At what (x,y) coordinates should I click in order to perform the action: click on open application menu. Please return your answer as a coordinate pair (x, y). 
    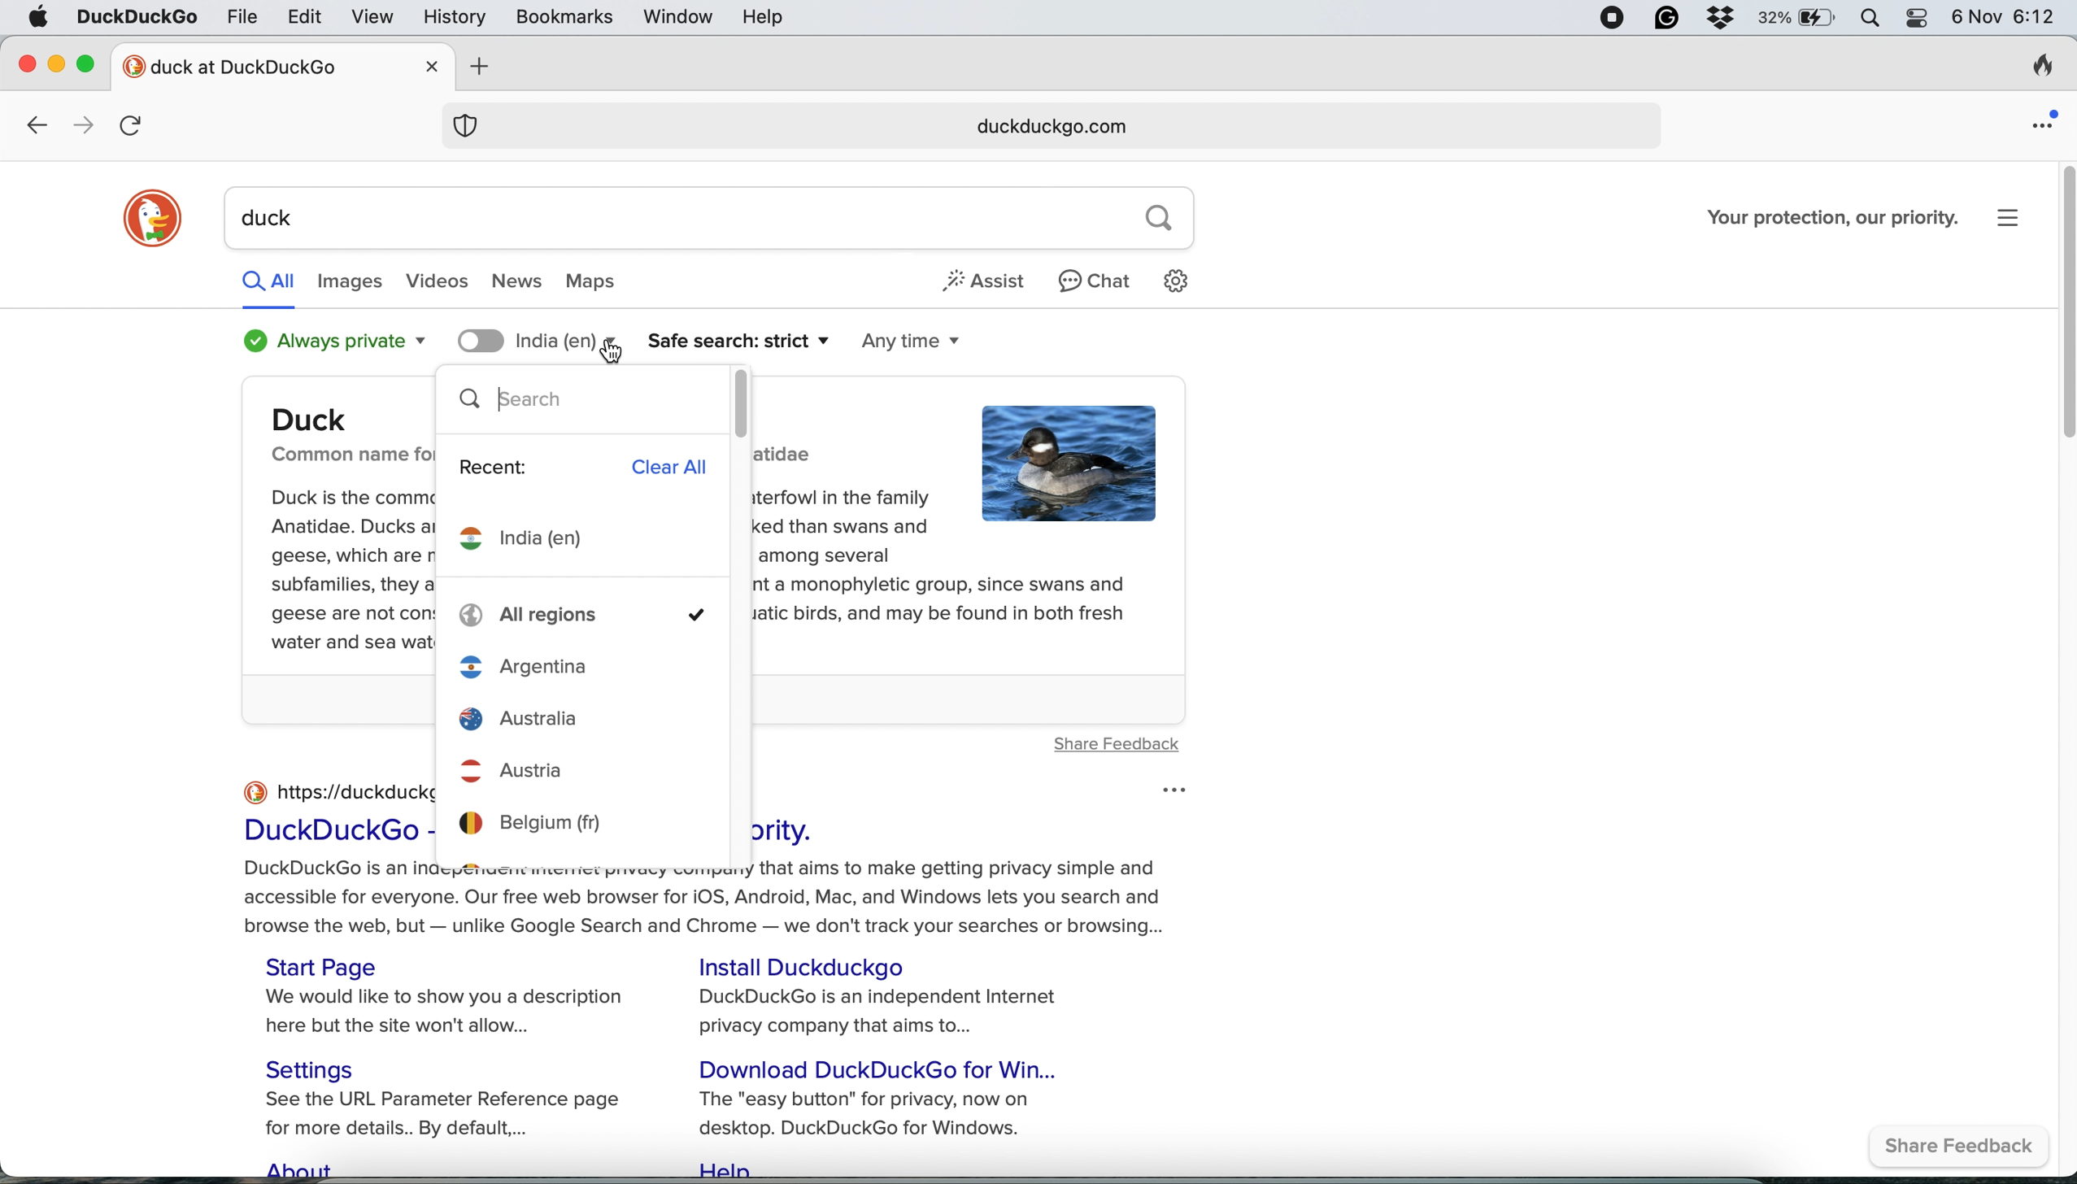
    Looking at the image, I should click on (2046, 119).